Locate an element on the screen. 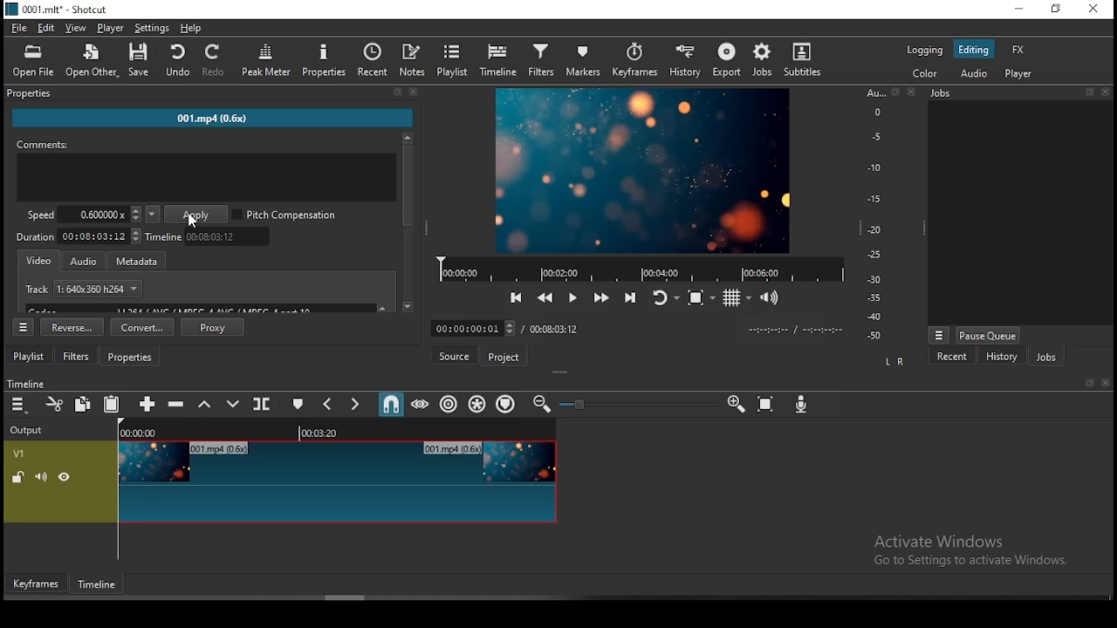 This screenshot has width=1117, height=628. ripple is located at coordinates (448, 403).